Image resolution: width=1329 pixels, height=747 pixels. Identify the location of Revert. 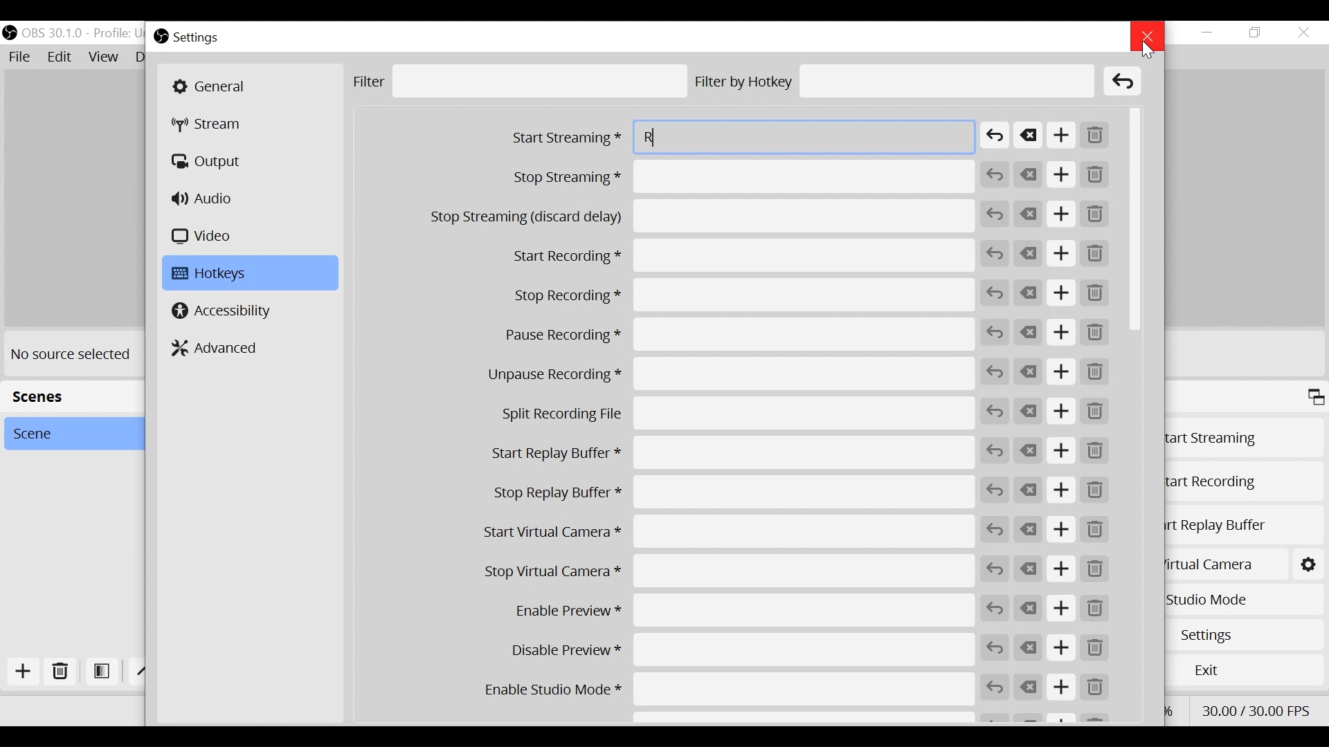
(995, 491).